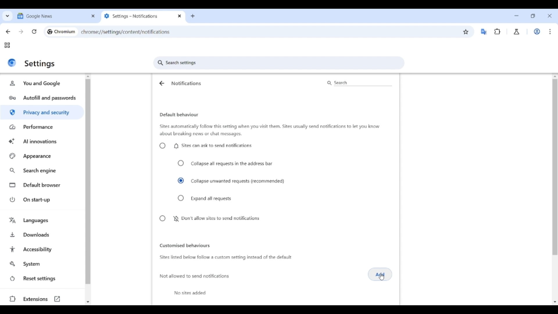 The image size is (558, 314). Describe the element at coordinates (42, 264) in the screenshot. I see `System` at that location.